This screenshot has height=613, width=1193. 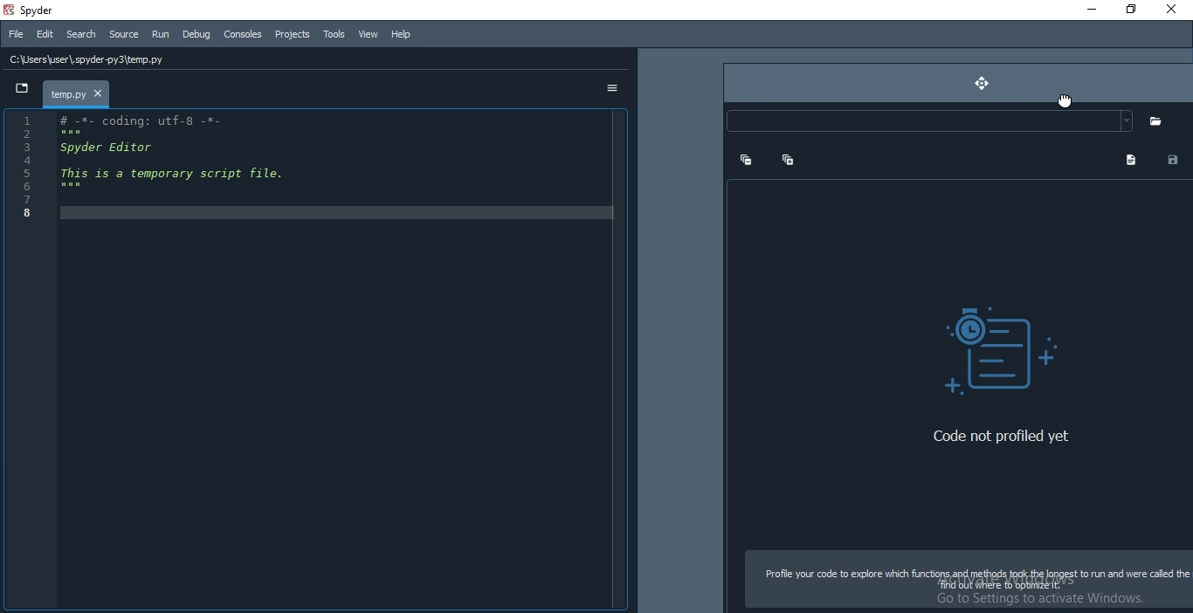 I want to click on Debug, so click(x=197, y=35).